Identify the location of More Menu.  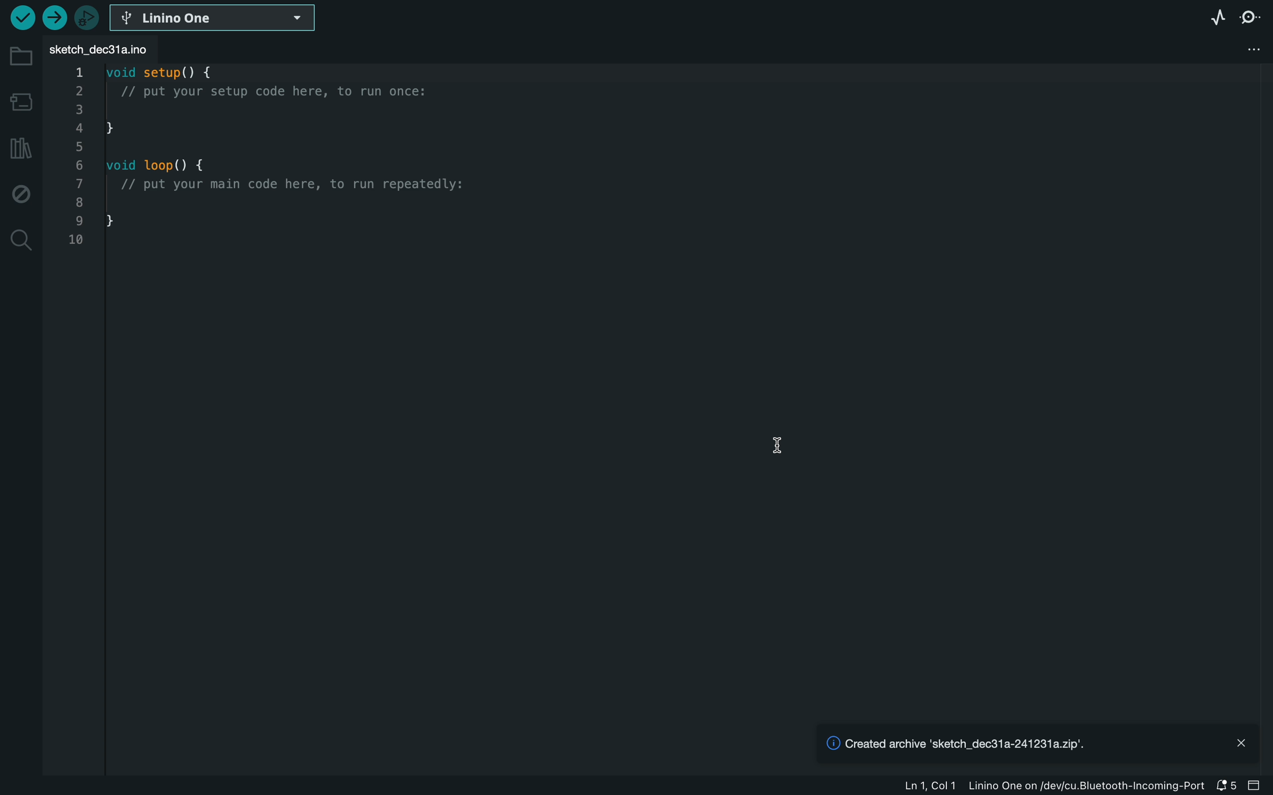
(1255, 52).